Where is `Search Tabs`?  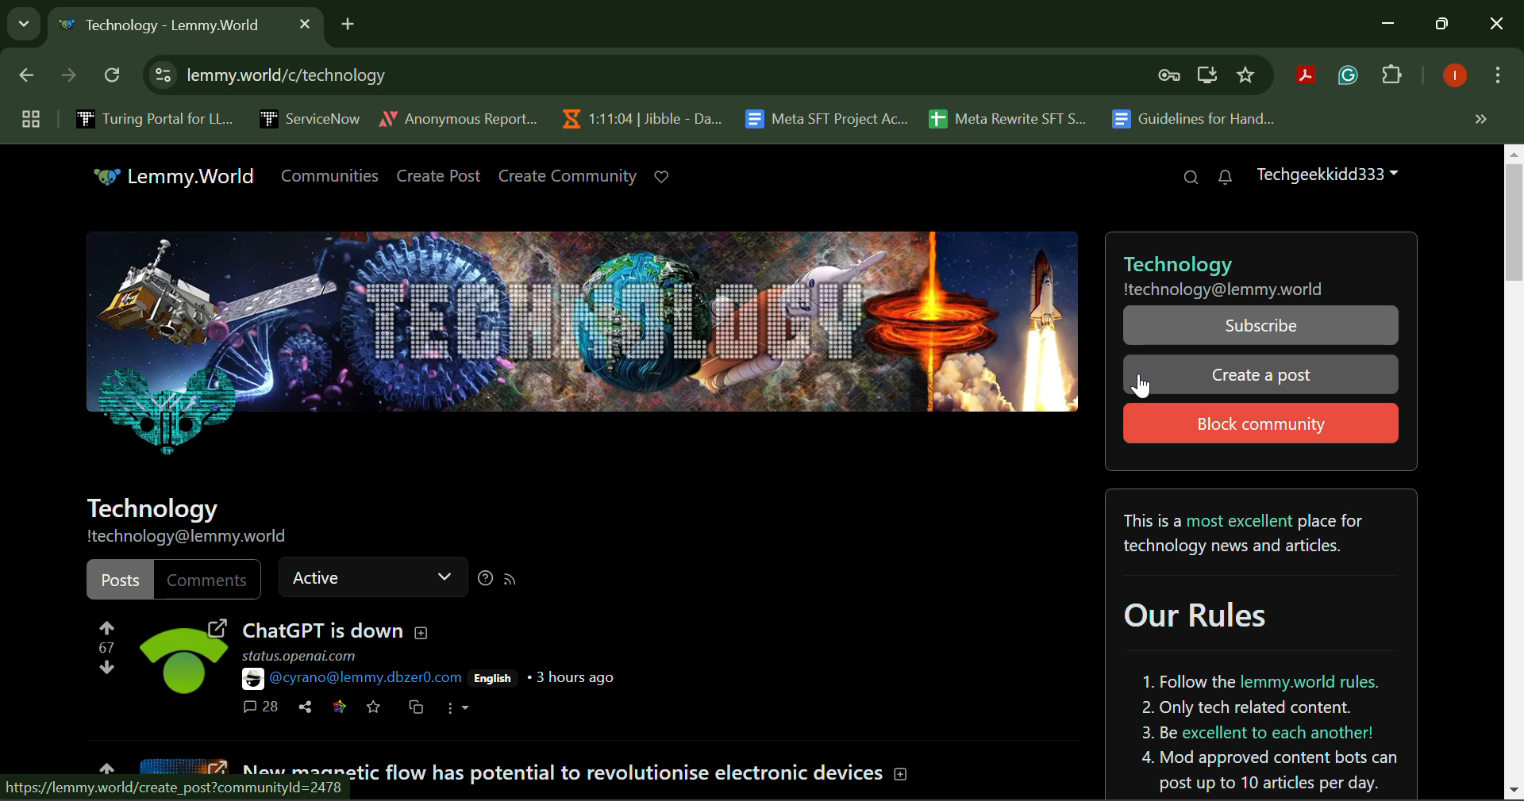 Search Tabs is located at coordinates (20, 21).